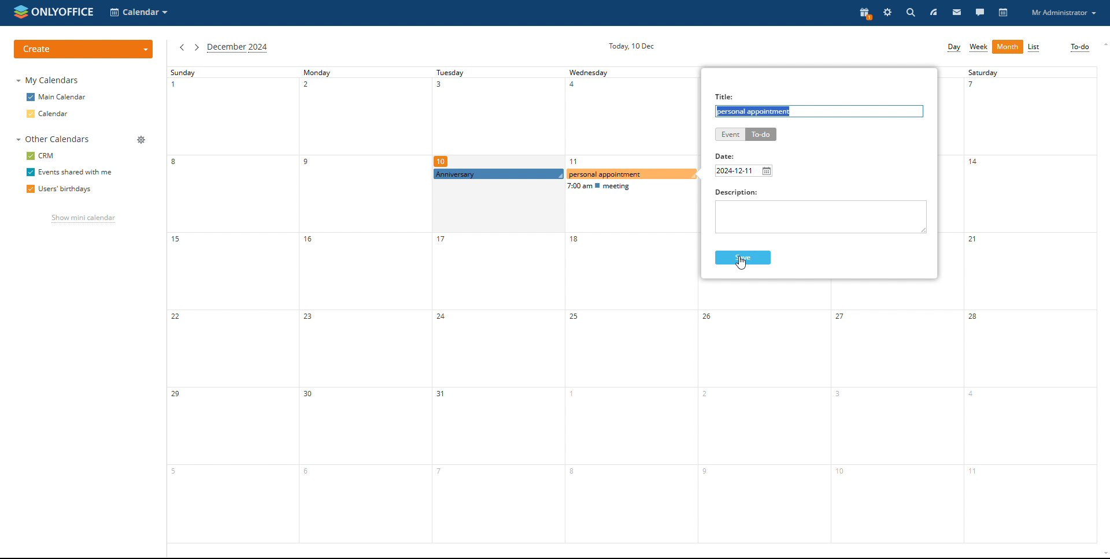  I want to click on sunday, so click(232, 305).